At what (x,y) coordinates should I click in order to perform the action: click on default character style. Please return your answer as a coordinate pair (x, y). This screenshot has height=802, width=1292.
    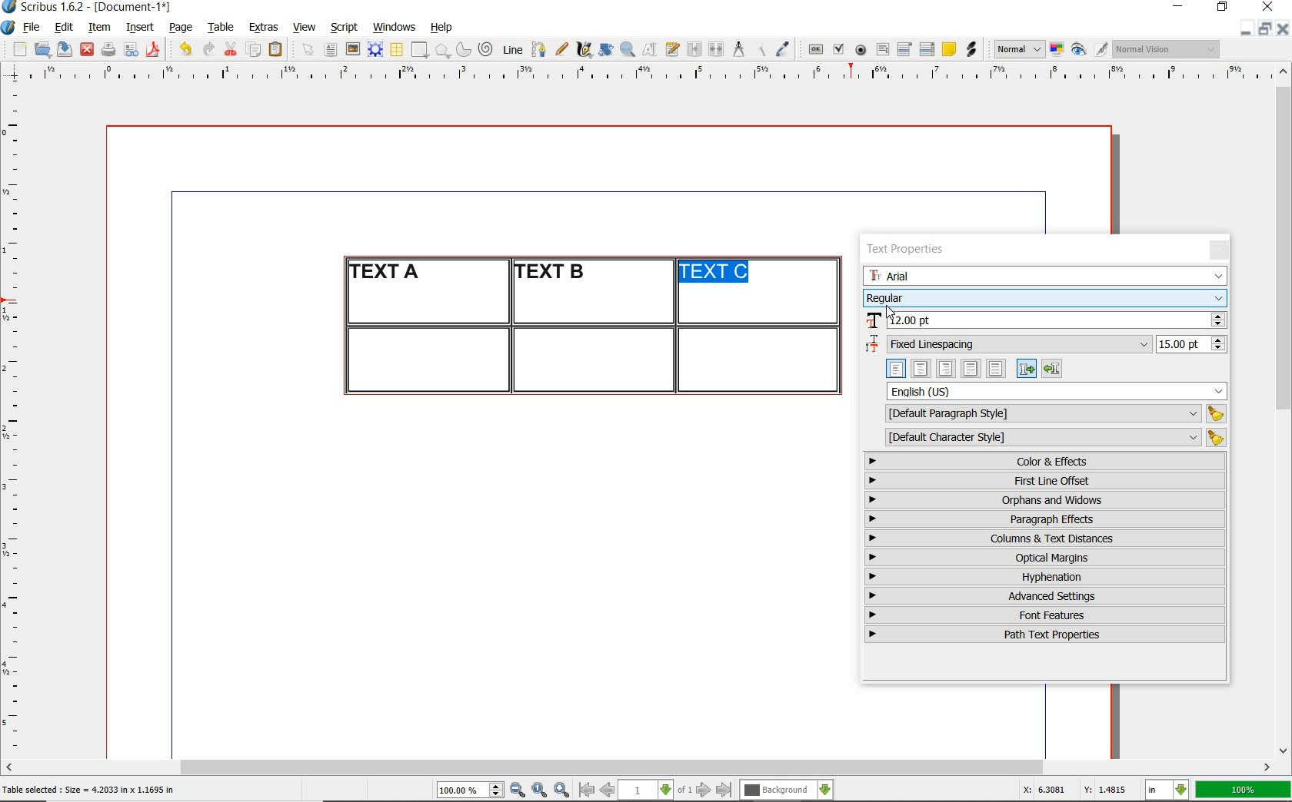
    Looking at the image, I should click on (1051, 438).